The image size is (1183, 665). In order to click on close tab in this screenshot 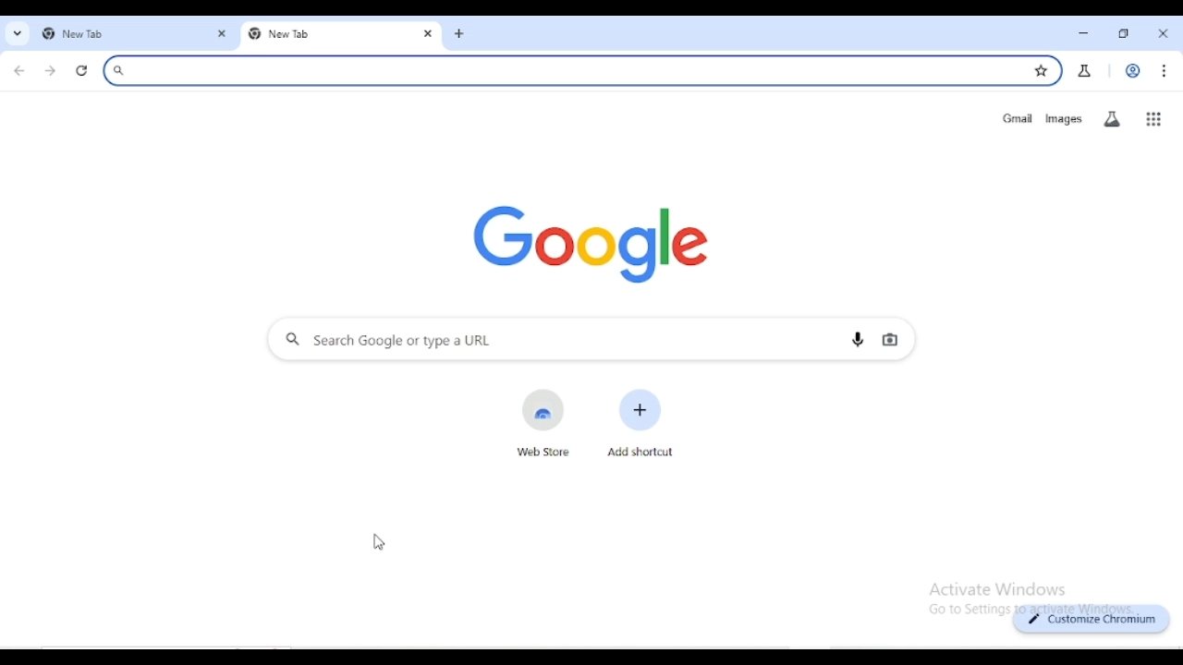, I will do `click(222, 35)`.